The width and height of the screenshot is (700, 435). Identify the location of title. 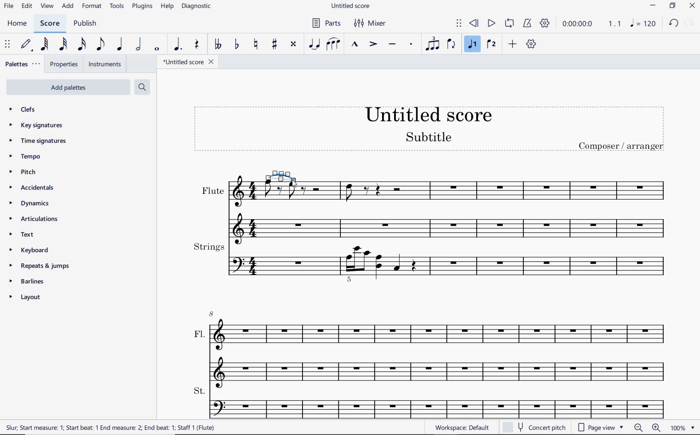
(429, 130).